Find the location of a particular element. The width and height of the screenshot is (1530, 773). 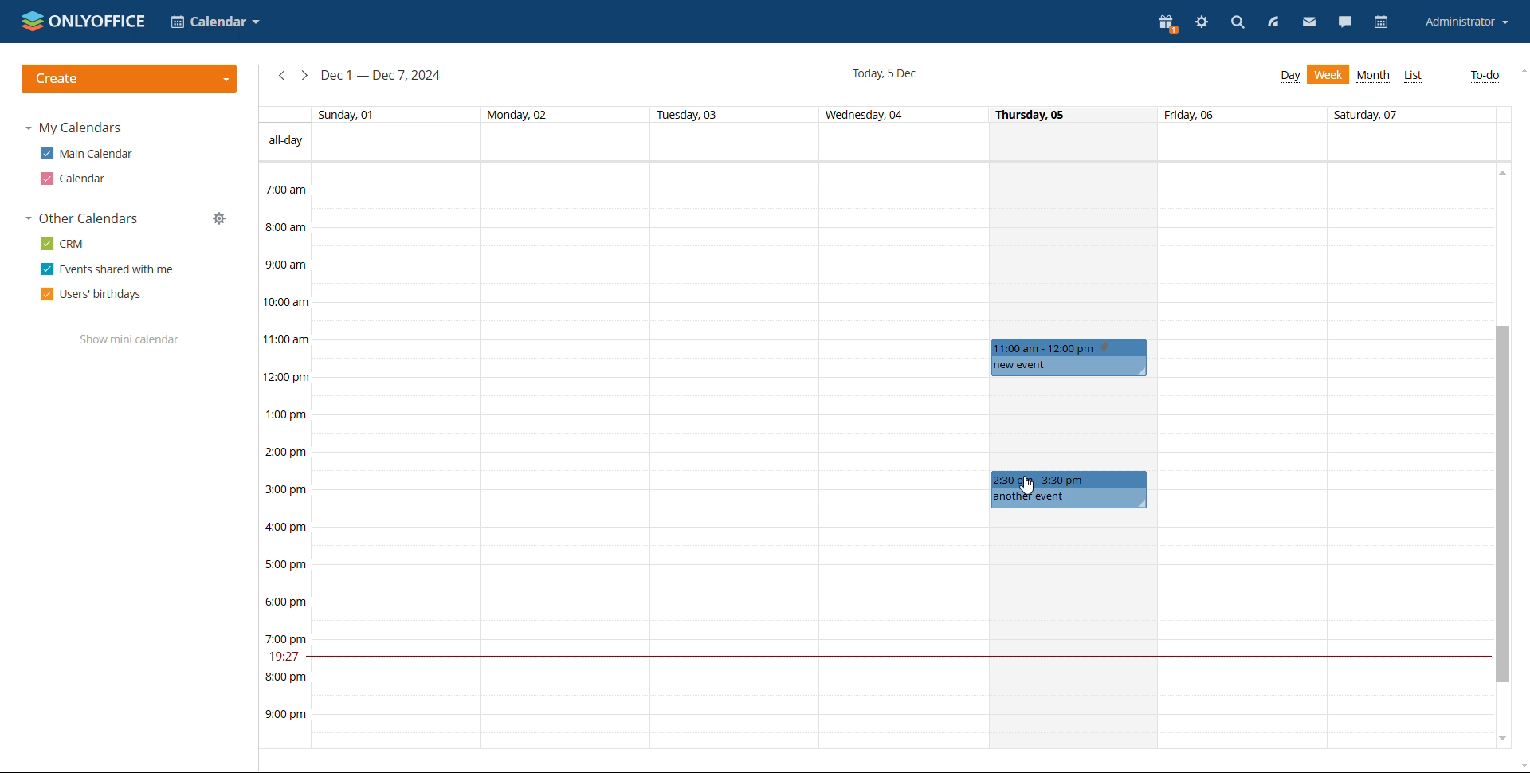

chat is located at coordinates (1345, 24).